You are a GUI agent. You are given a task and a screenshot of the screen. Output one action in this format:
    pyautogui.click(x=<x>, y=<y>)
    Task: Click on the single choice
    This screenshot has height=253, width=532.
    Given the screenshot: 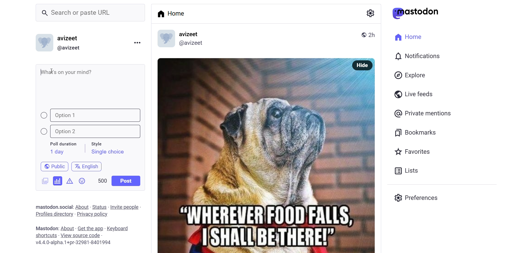 What is the action you would take?
    pyautogui.click(x=107, y=153)
    